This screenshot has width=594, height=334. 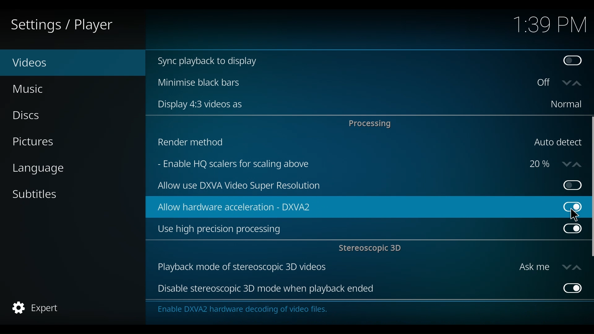 What do you see at coordinates (577, 216) in the screenshot?
I see `Cursor` at bounding box center [577, 216].